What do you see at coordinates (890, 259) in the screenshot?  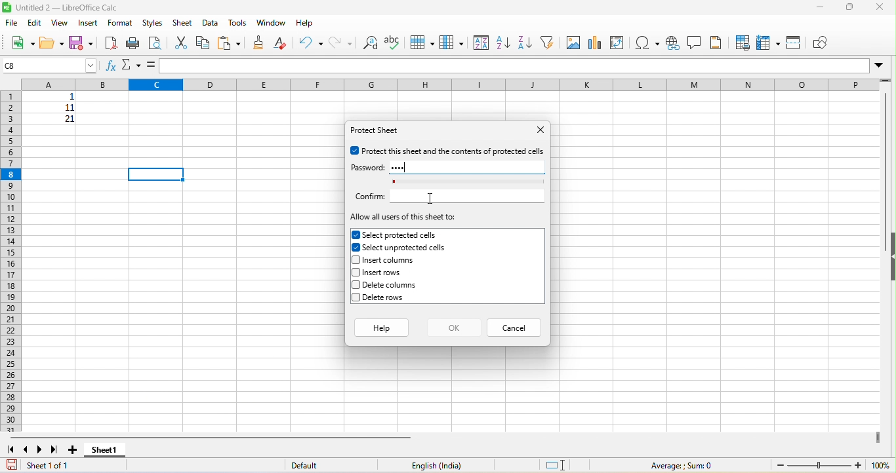 I see `hide` at bounding box center [890, 259].